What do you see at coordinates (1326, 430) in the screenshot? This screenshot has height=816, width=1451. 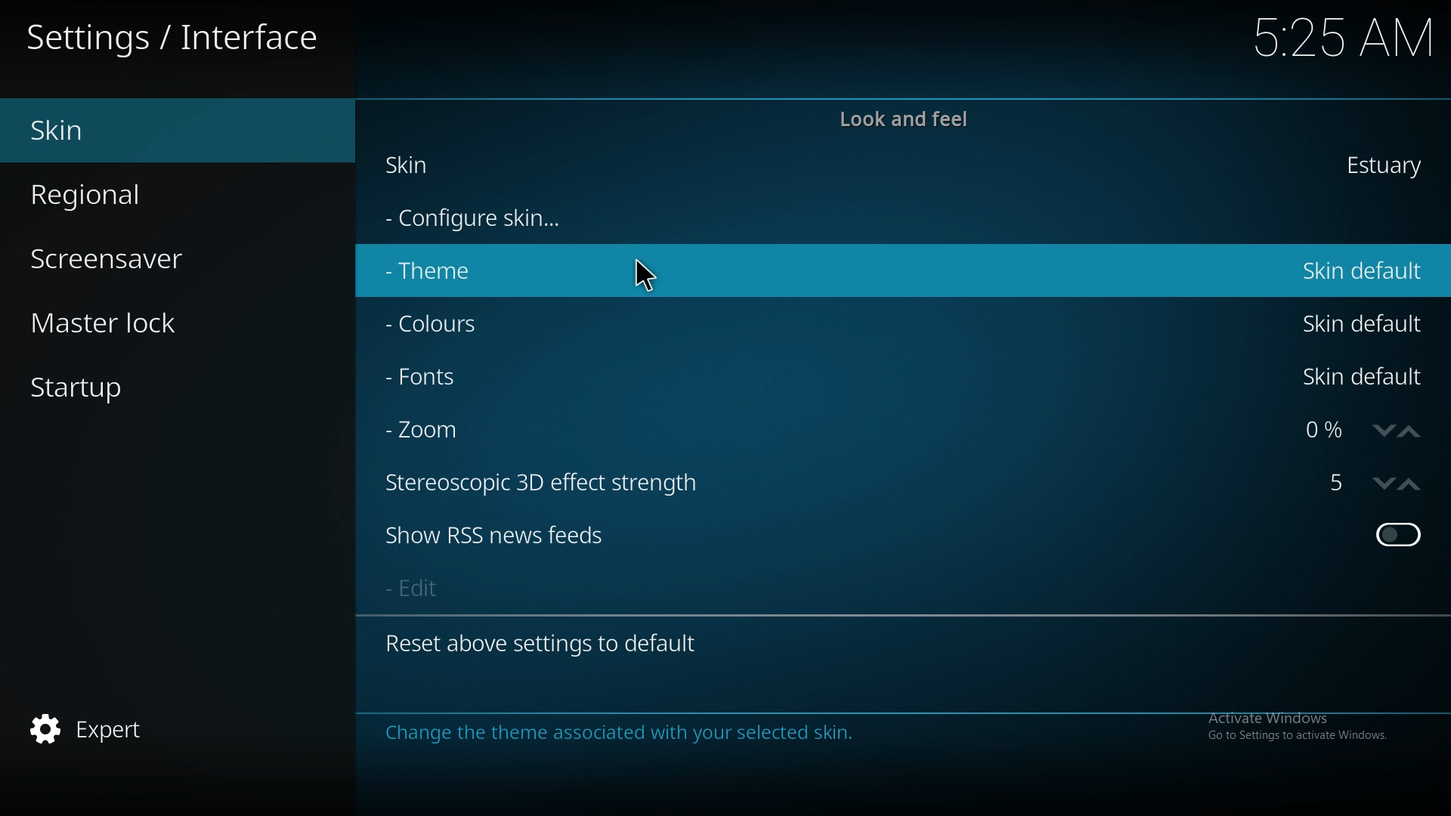 I see `zoom` at bounding box center [1326, 430].